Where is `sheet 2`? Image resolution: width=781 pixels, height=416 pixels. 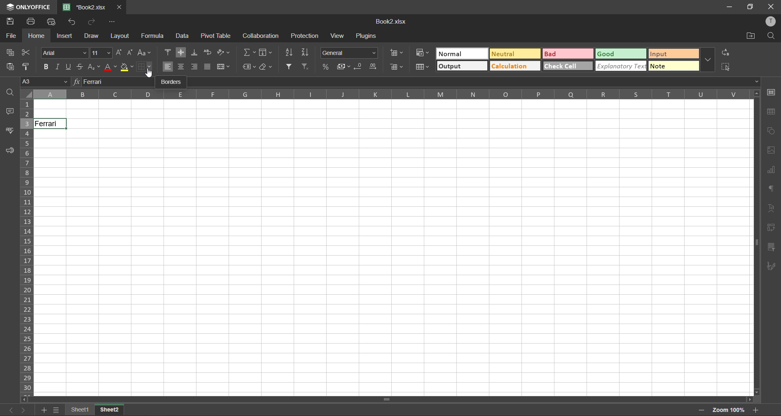
sheet 2 is located at coordinates (116, 409).